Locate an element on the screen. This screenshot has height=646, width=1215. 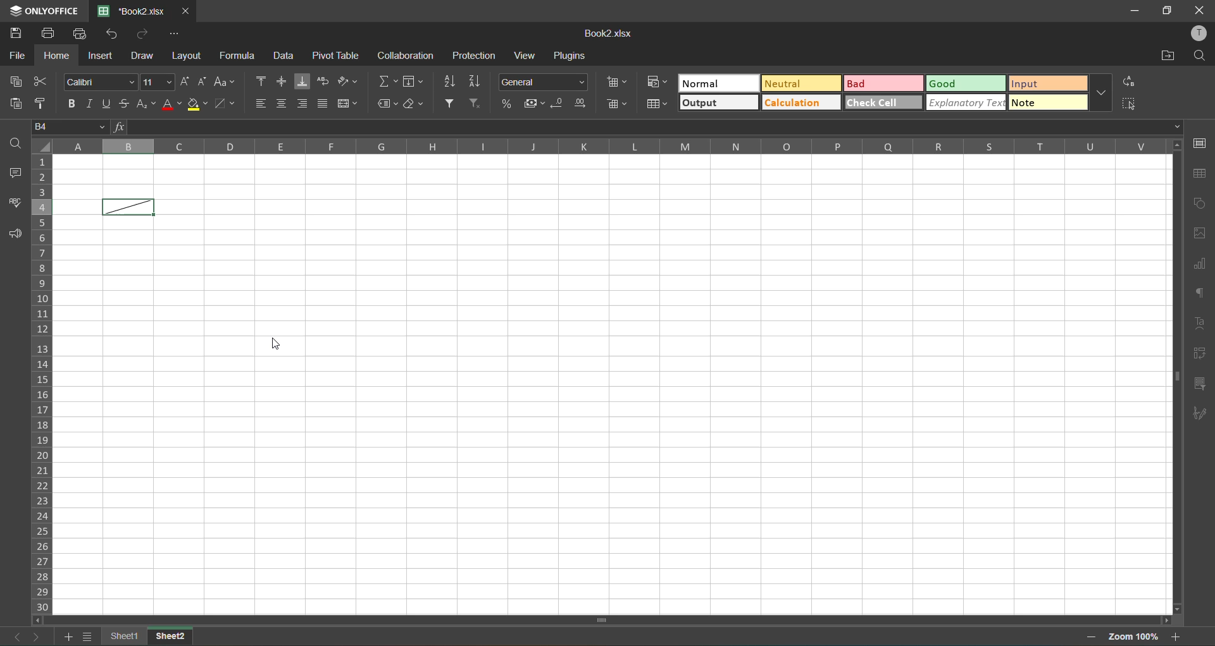
print is located at coordinates (49, 35).